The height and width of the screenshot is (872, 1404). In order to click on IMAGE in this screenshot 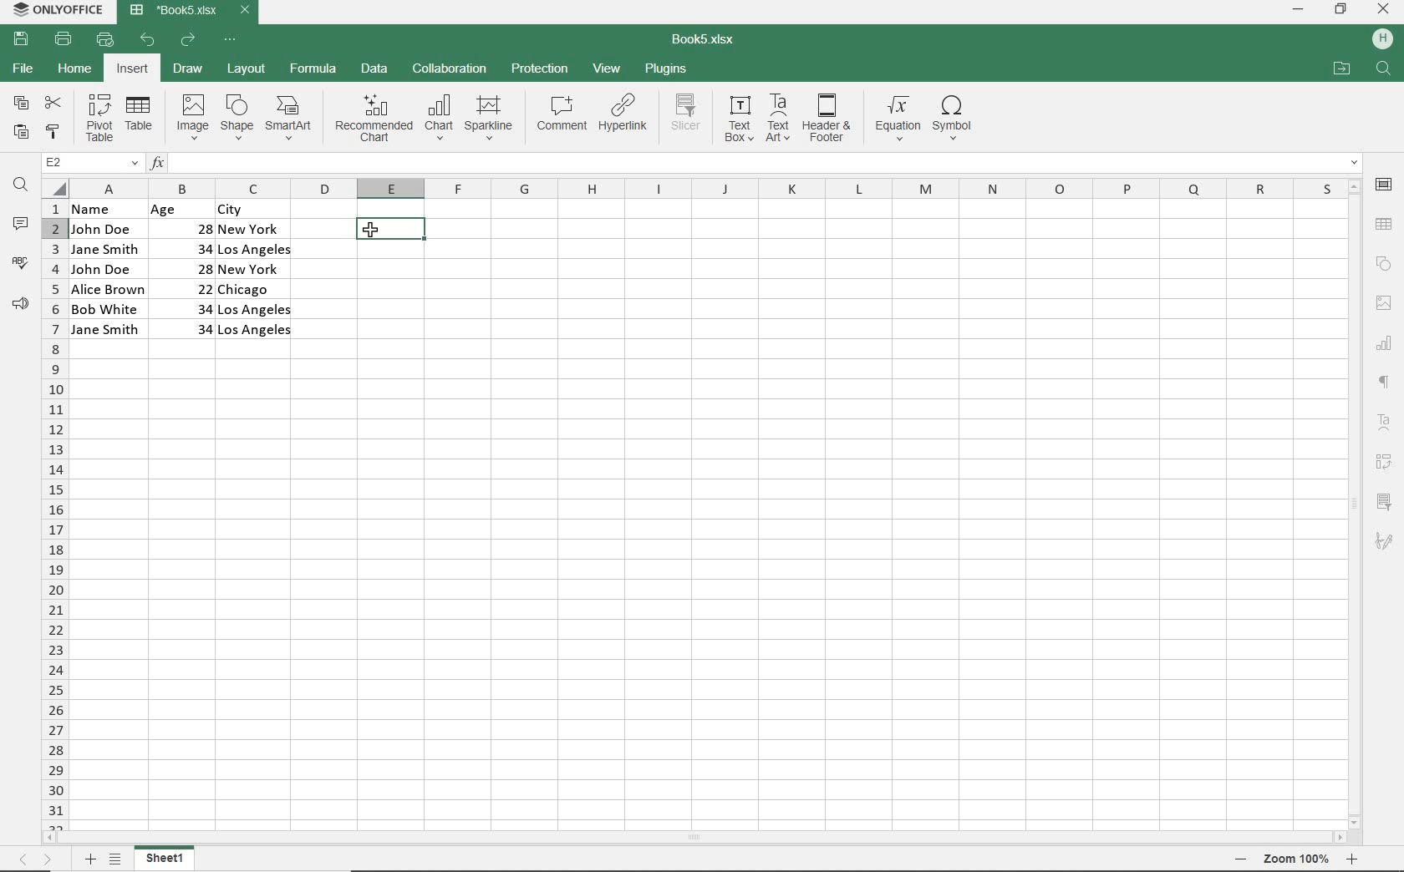, I will do `click(190, 117)`.